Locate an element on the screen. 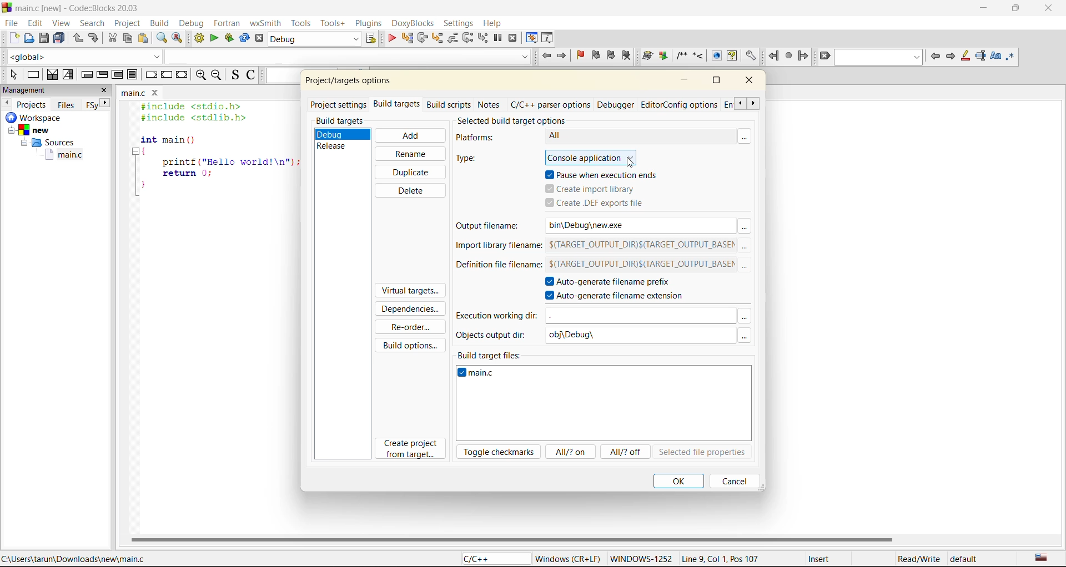  block instruction is located at coordinates (134, 74).